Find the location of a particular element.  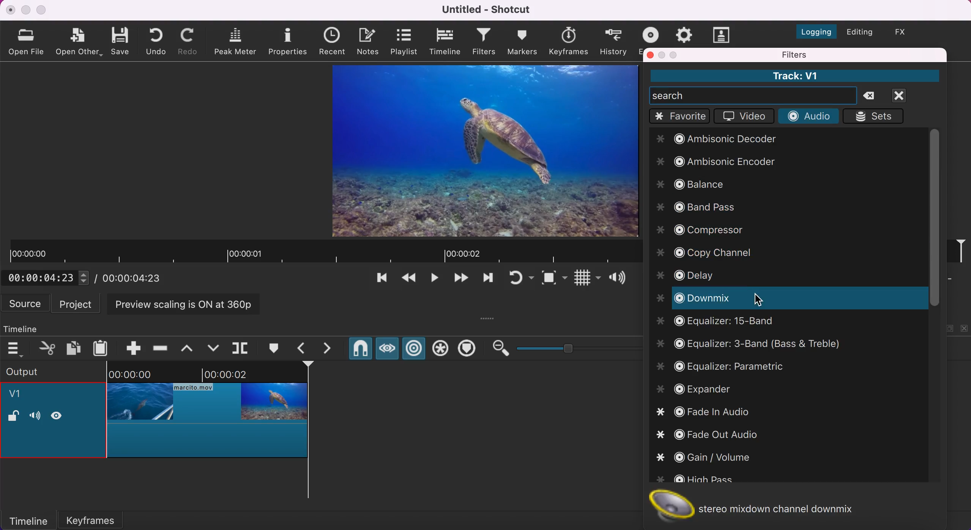

peak meter is located at coordinates (237, 42).